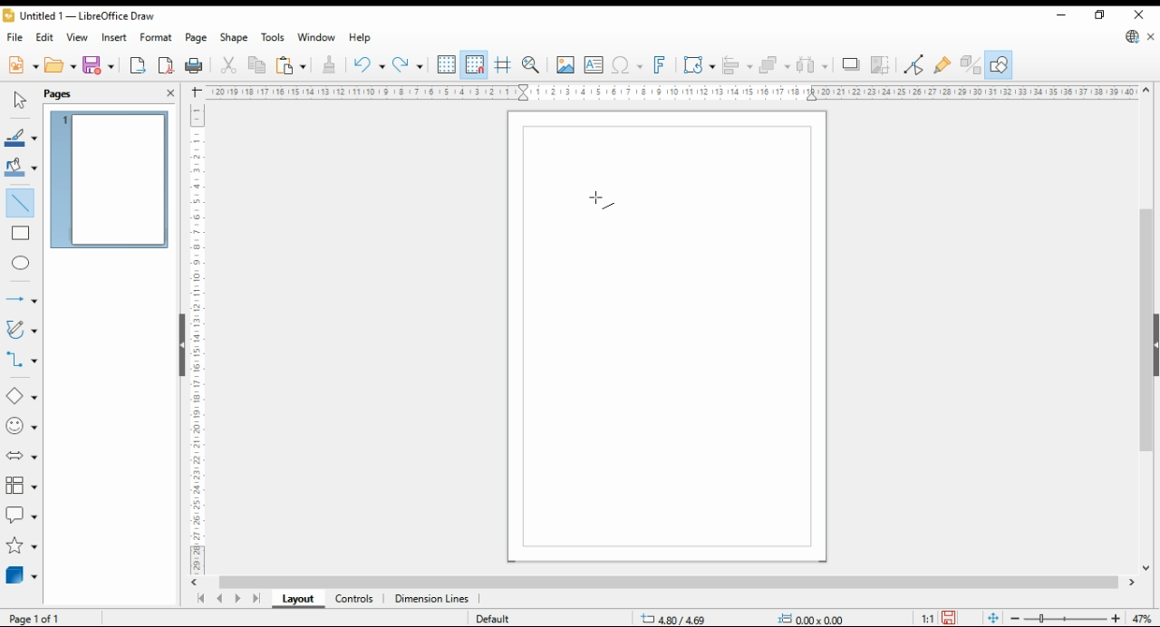 This screenshot has width=1160, height=627. What do you see at coordinates (330, 65) in the screenshot?
I see `copy formatting` at bounding box center [330, 65].